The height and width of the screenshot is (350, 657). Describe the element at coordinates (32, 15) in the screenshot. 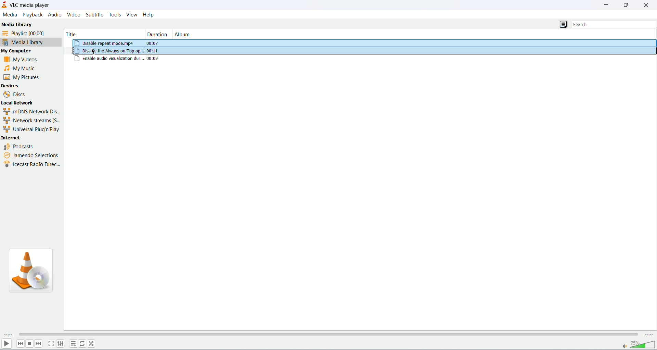

I see `playback` at that location.